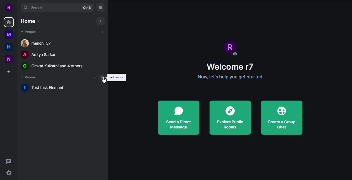 This screenshot has width=352, height=180. Describe the element at coordinates (94, 78) in the screenshot. I see `more` at that location.